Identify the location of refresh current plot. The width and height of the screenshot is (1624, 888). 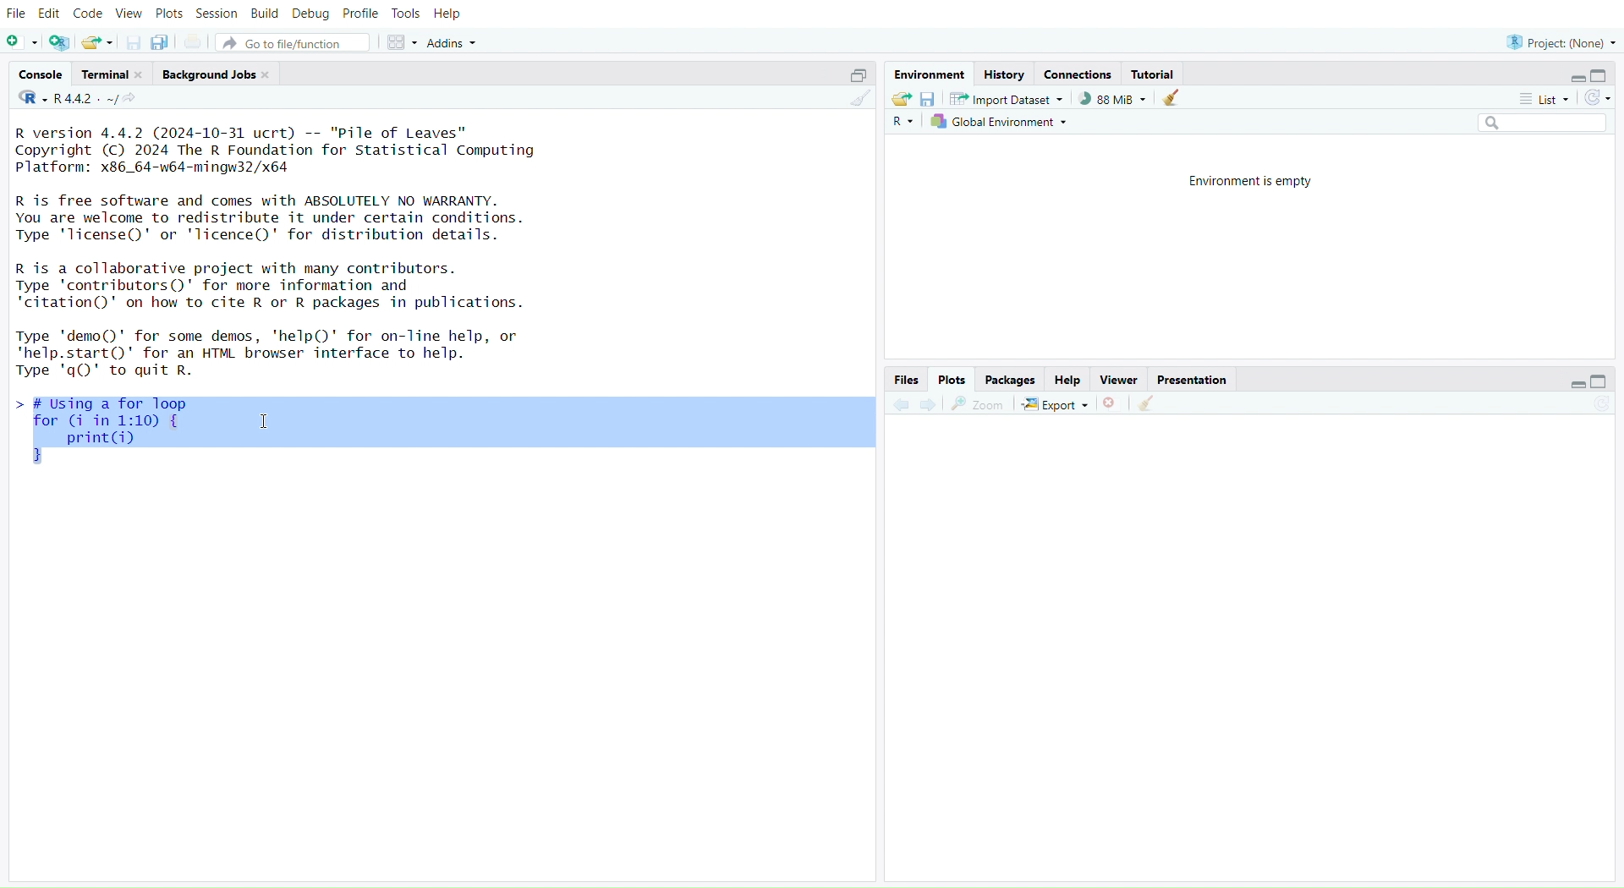
(1594, 409).